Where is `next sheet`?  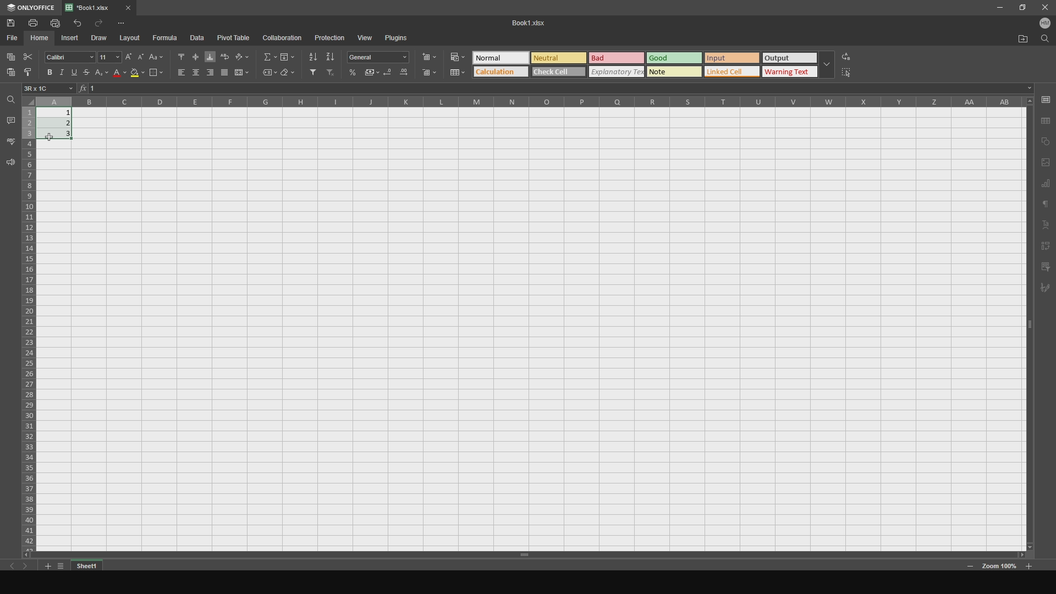
next sheet is located at coordinates (29, 567).